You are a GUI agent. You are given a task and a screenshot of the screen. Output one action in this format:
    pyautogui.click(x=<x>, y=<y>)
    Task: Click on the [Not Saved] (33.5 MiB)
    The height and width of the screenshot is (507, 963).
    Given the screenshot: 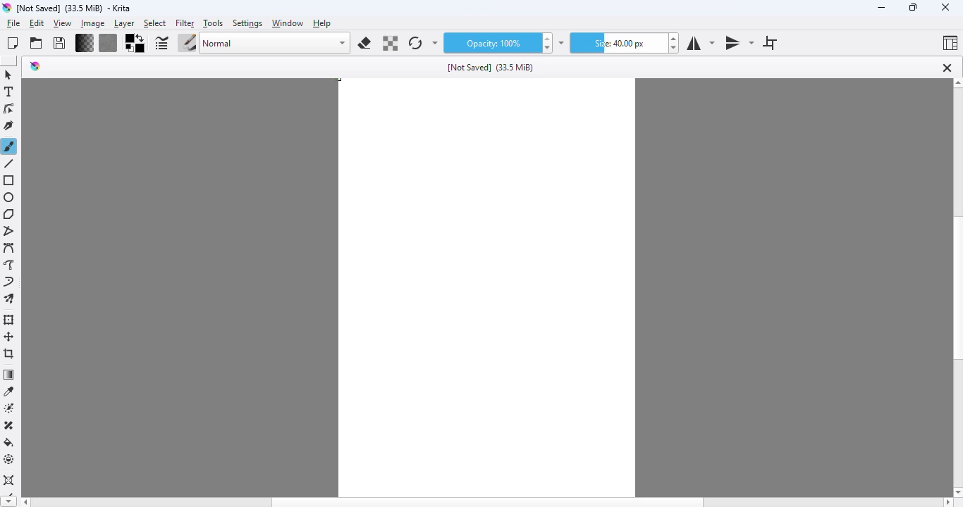 What is the action you would take?
    pyautogui.click(x=488, y=69)
    